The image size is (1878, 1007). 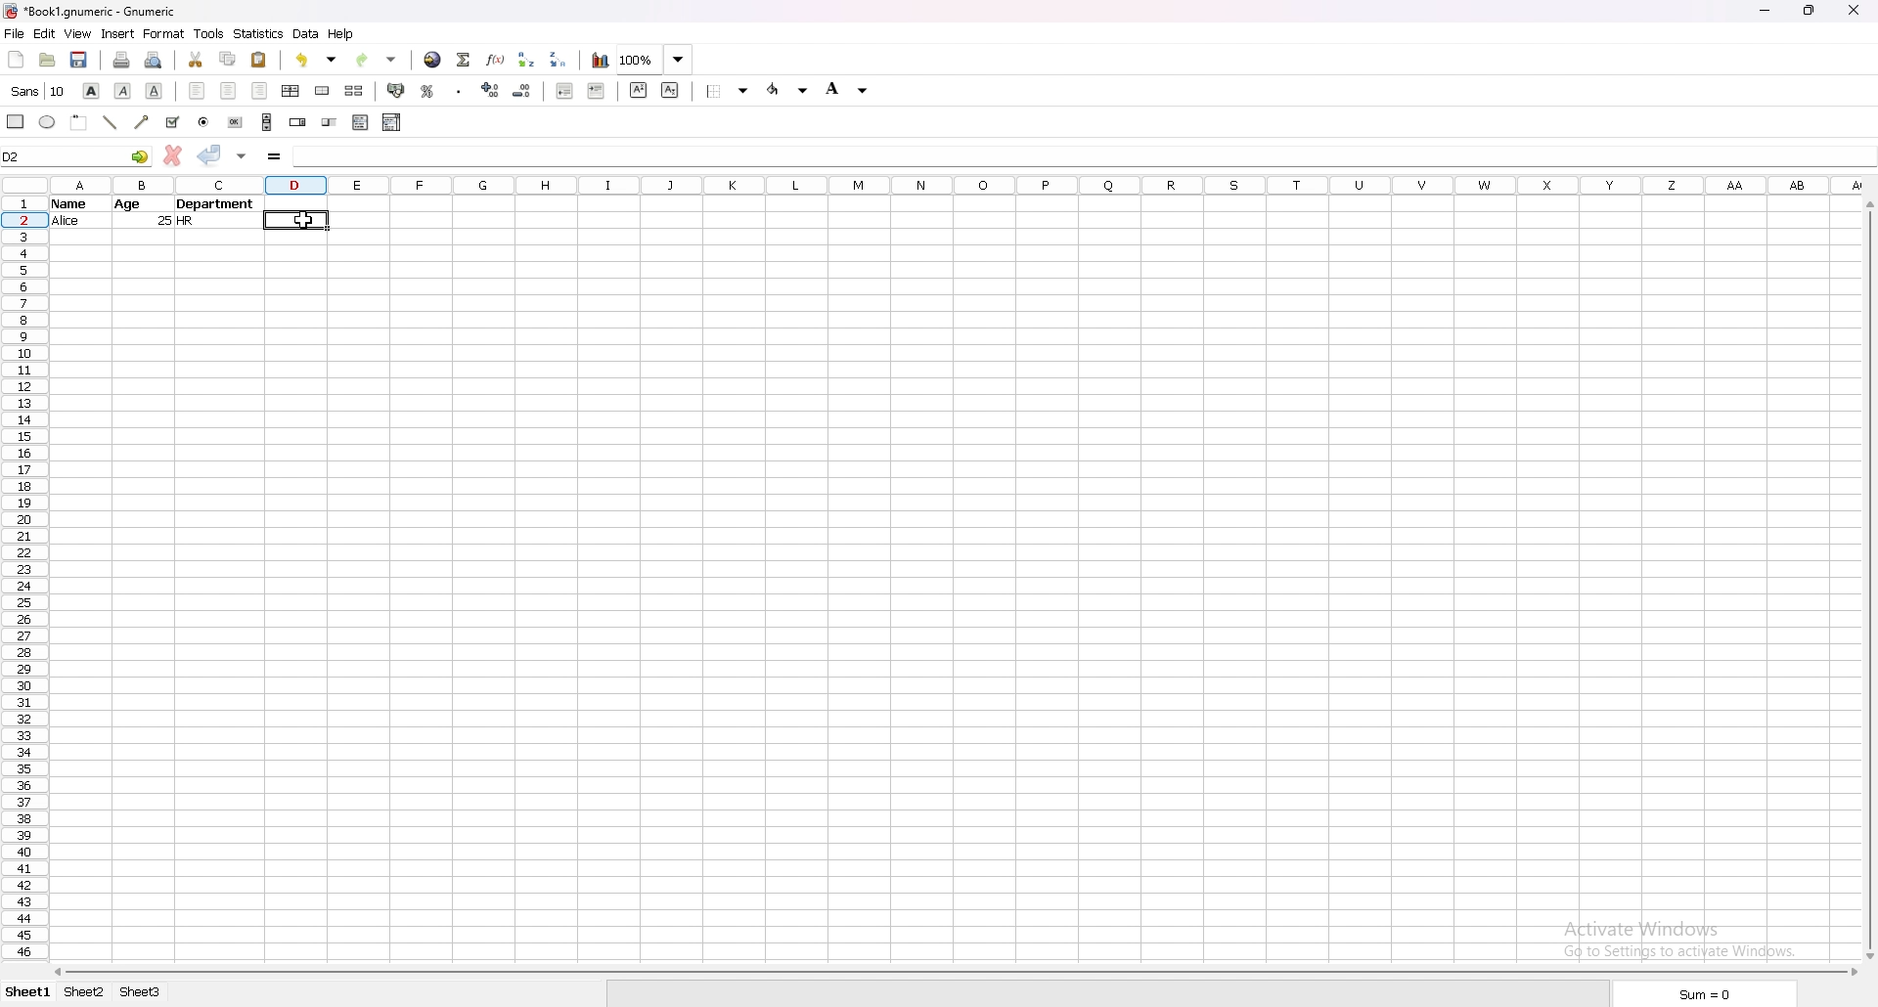 I want to click on statistics, so click(x=259, y=34).